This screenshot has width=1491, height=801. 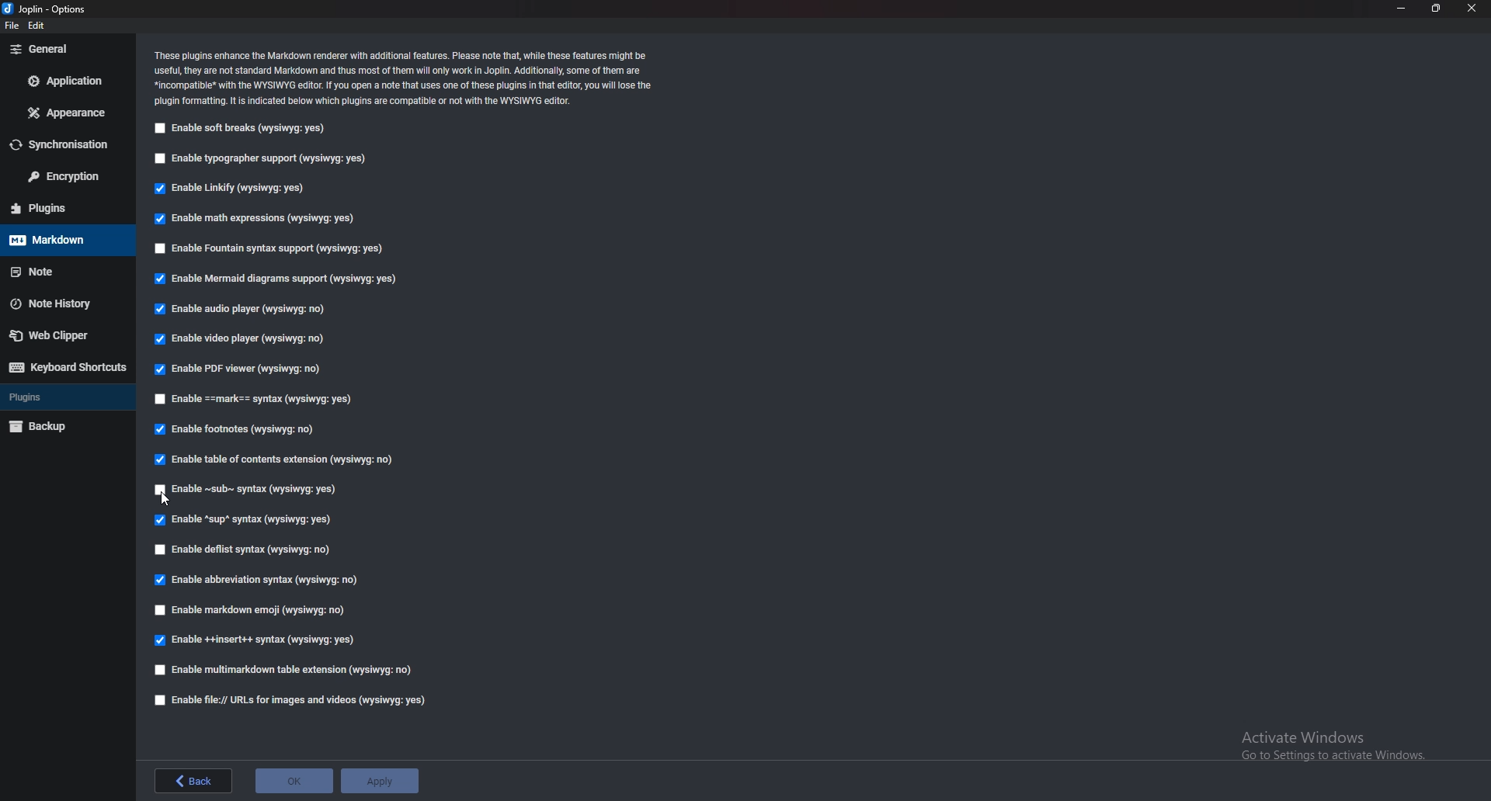 What do you see at coordinates (1471, 9) in the screenshot?
I see `close` at bounding box center [1471, 9].